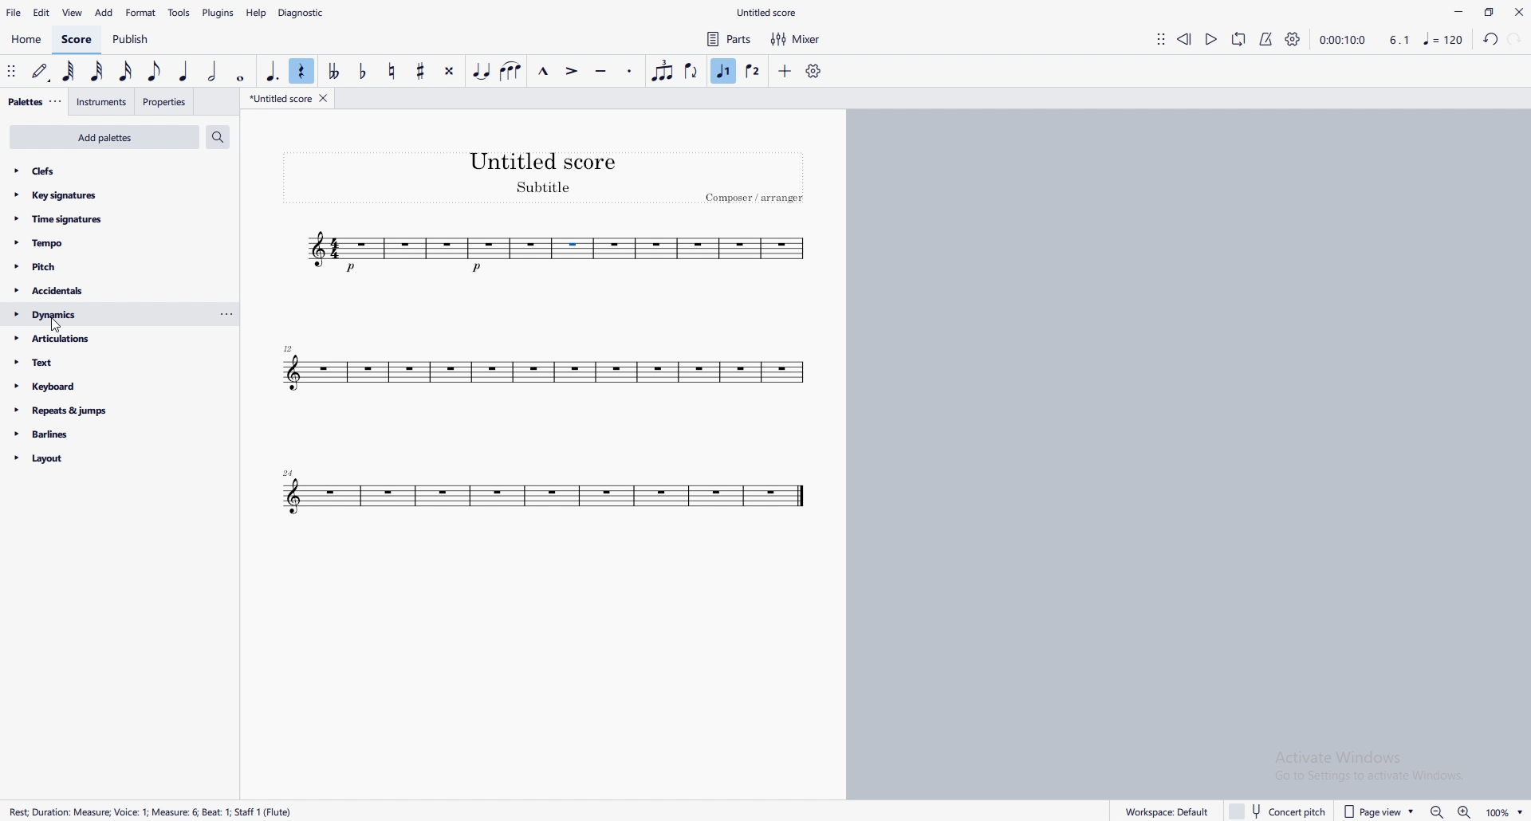 The image size is (1531, 821). Describe the element at coordinates (58, 322) in the screenshot. I see `cursor` at that location.